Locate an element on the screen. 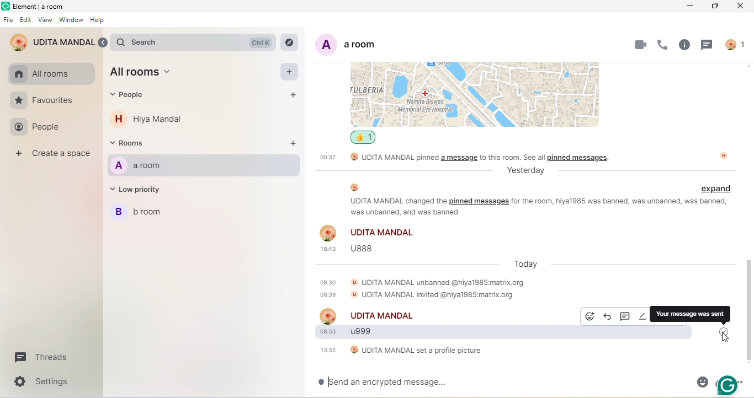 The width and height of the screenshot is (754, 398). View is located at coordinates (46, 20).